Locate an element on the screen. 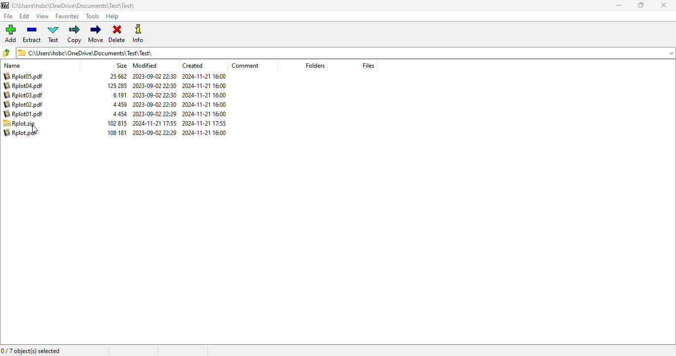 Image resolution: width=676 pixels, height=356 pixels. tools is located at coordinates (93, 16).